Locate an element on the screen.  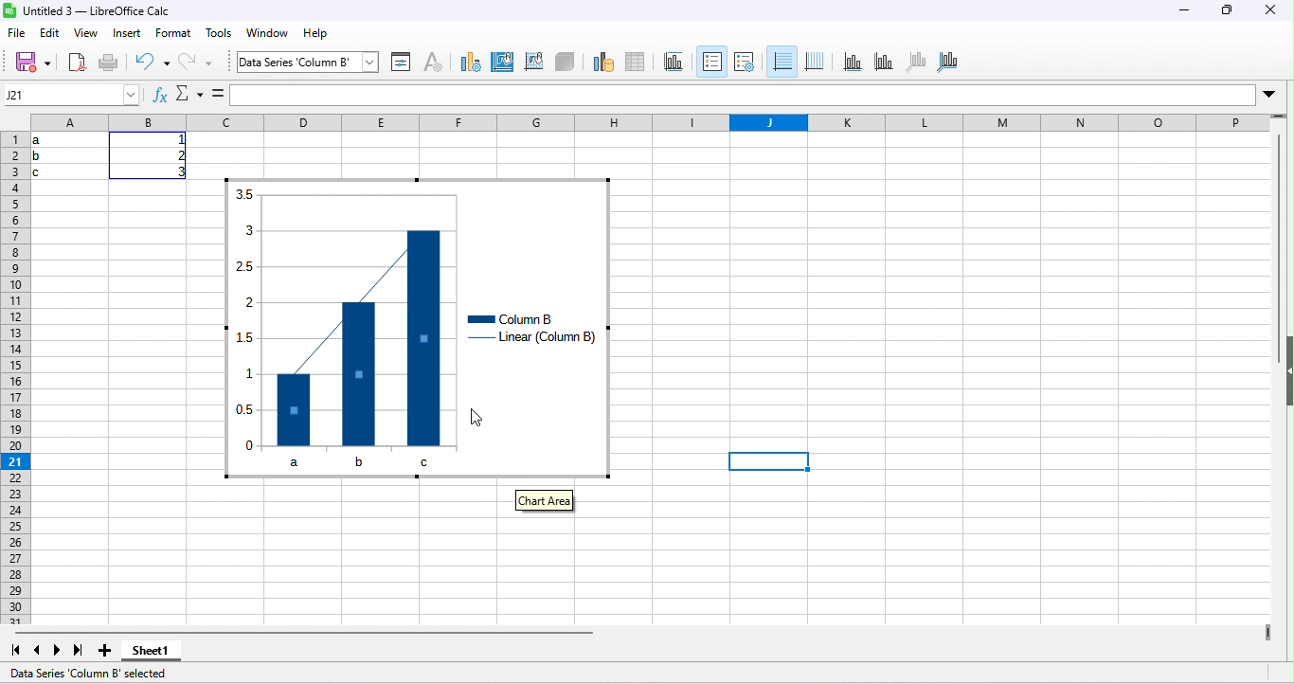
redo is located at coordinates (205, 63).